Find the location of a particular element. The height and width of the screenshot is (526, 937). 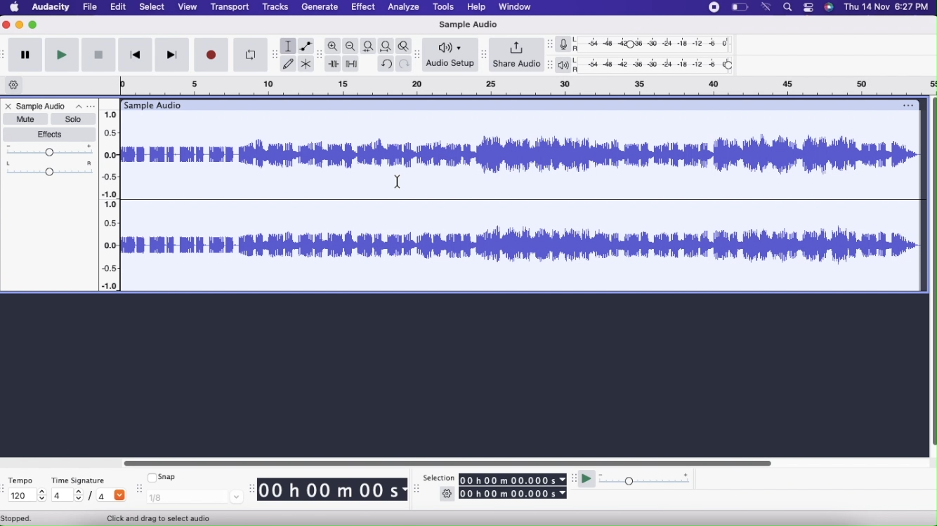

Tracks is located at coordinates (275, 7).